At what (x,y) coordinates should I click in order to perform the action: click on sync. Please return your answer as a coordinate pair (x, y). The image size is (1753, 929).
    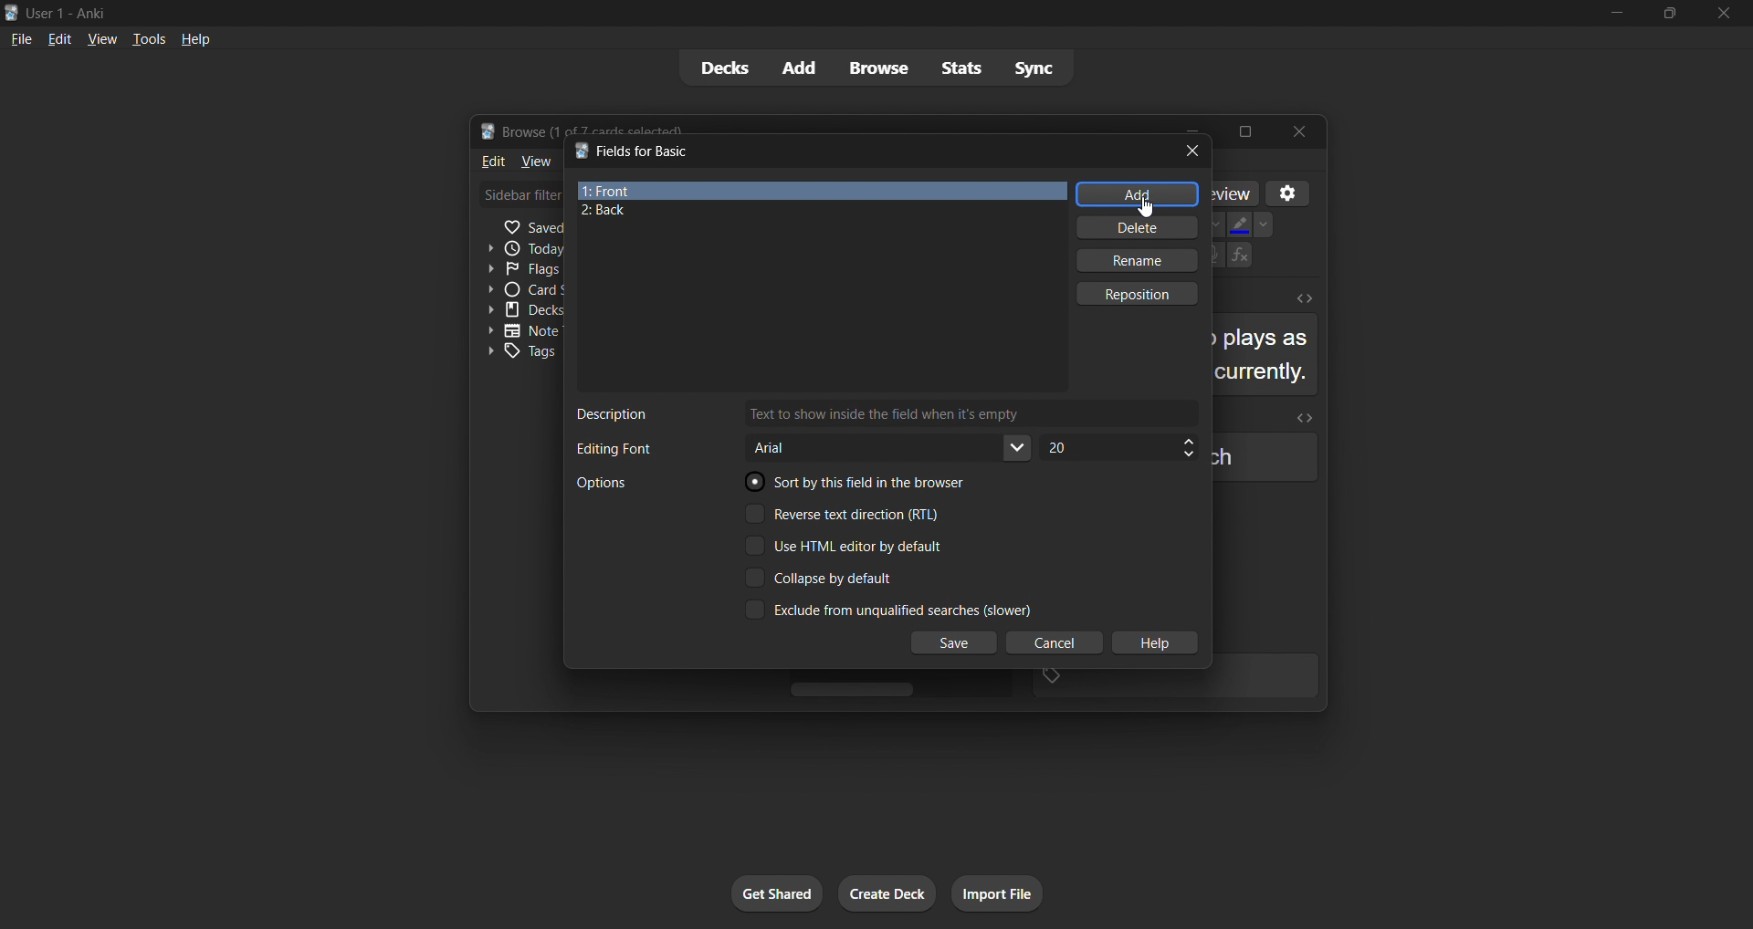
    Looking at the image, I should click on (1039, 67).